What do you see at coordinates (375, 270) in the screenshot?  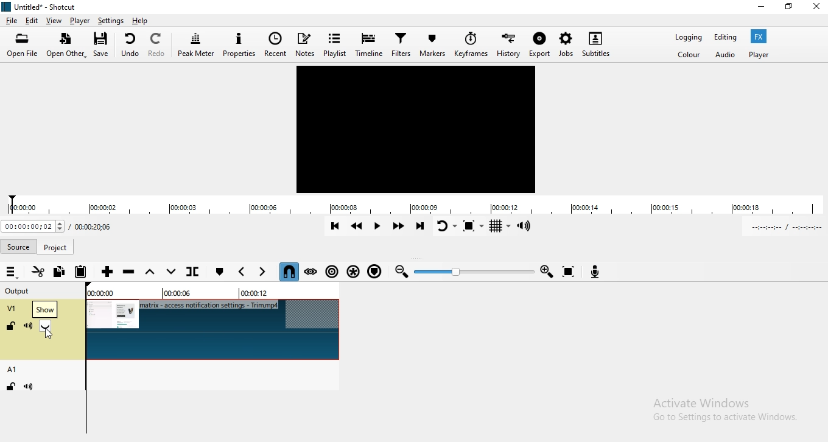 I see `Ripple markers` at bounding box center [375, 270].